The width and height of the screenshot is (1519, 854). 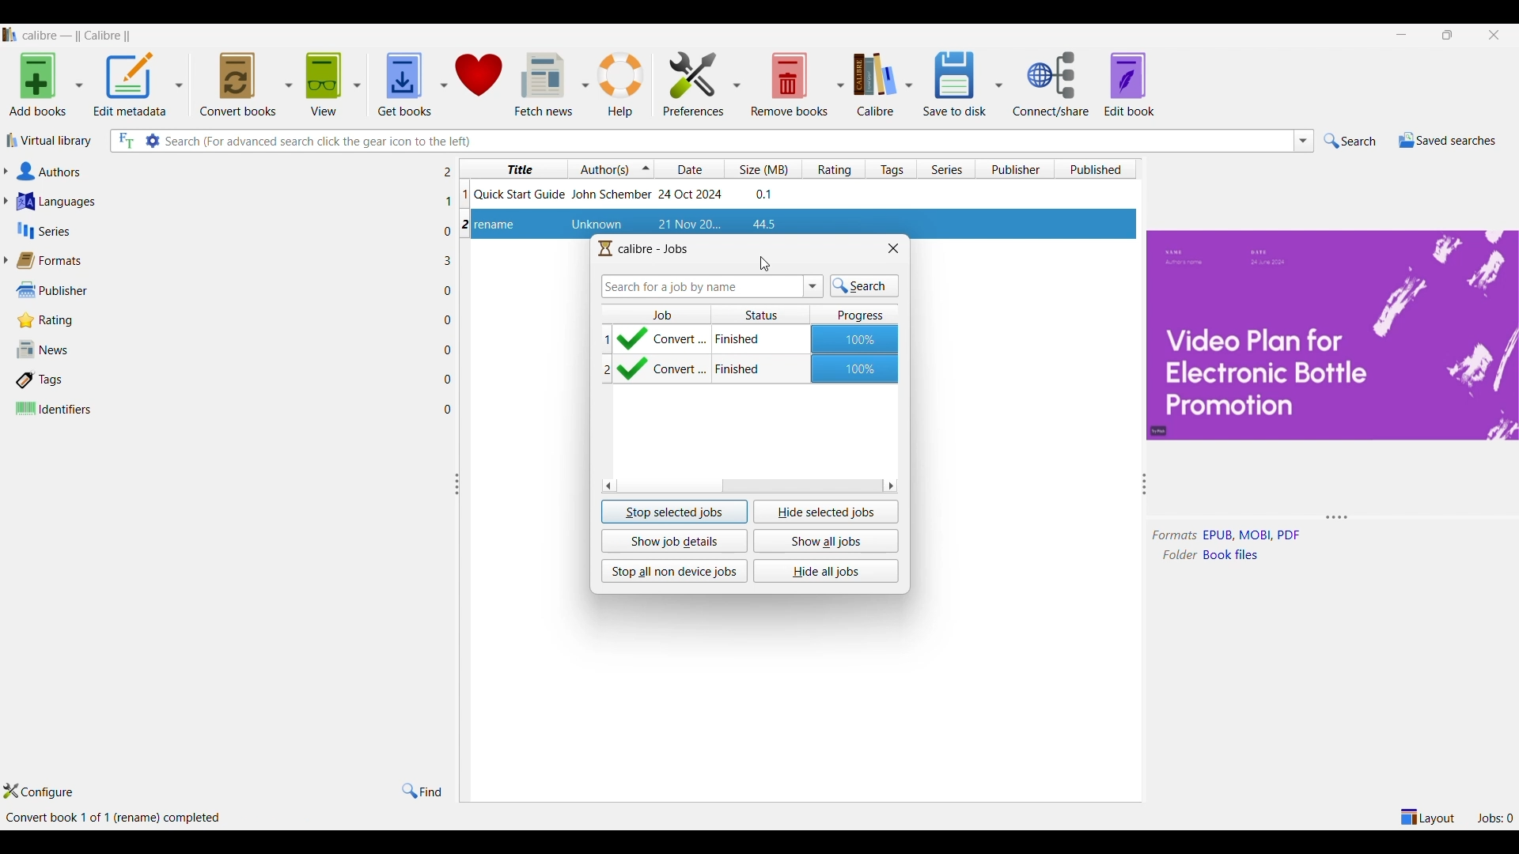 What do you see at coordinates (225, 290) in the screenshot?
I see `Publisher` at bounding box center [225, 290].